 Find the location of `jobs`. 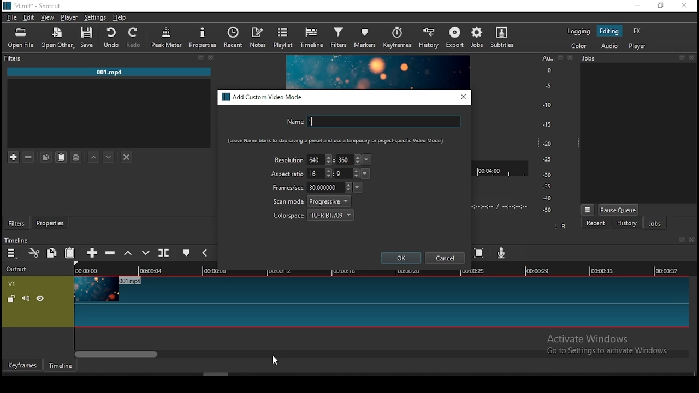

jobs is located at coordinates (655, 224).